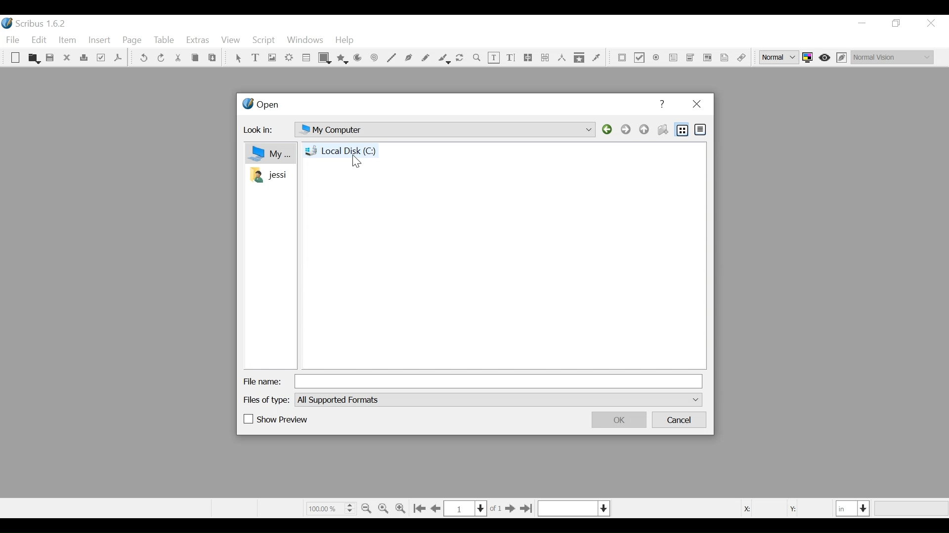  Describe the element at coordinates (545, 58) in the screenshot. I see `Unlink Text frame` at that location.